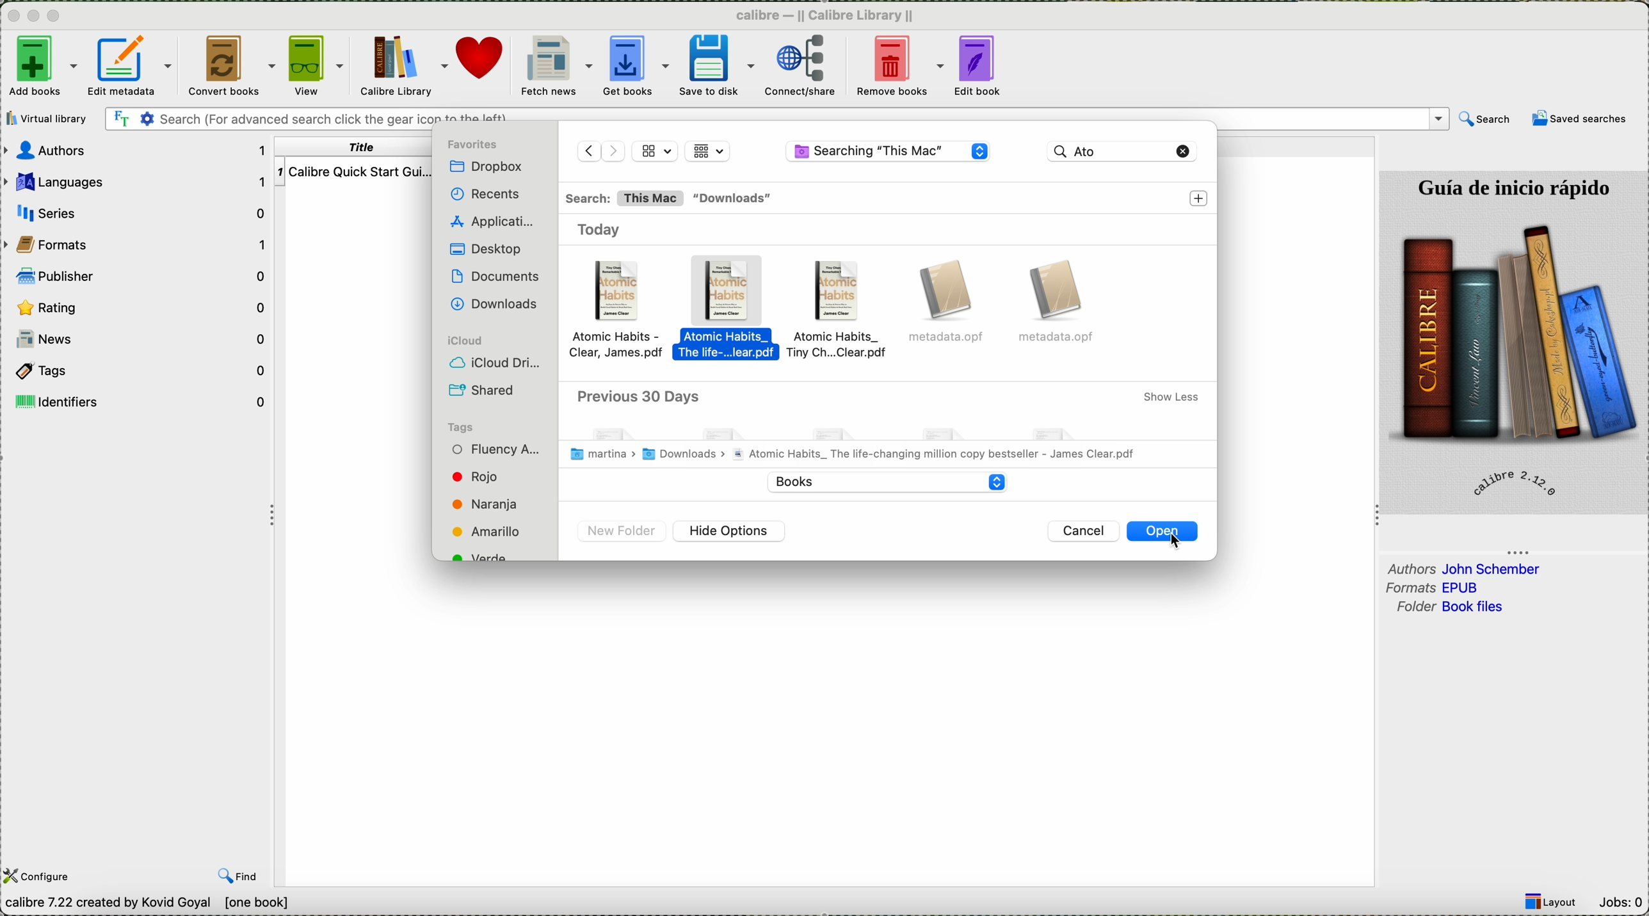  What do you see at coordinates (495, 303) in the screenshot?
I see `downloads` at bounding box center [495, 303].